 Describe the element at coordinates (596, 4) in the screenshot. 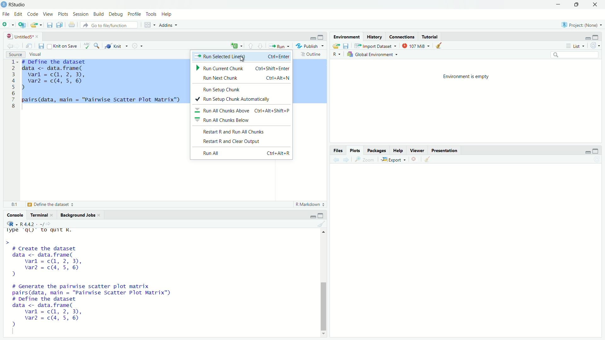

I see `Close` at that location.